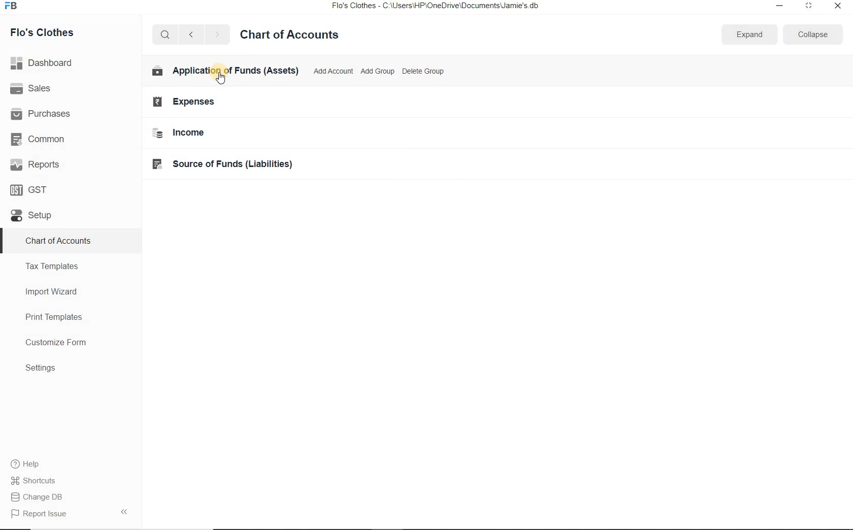 The width and height of the screenshot is (853, 530). What do you see at coordinates (25, 464) in the screenshot?
I see `help` at bounding box center [25, 464].